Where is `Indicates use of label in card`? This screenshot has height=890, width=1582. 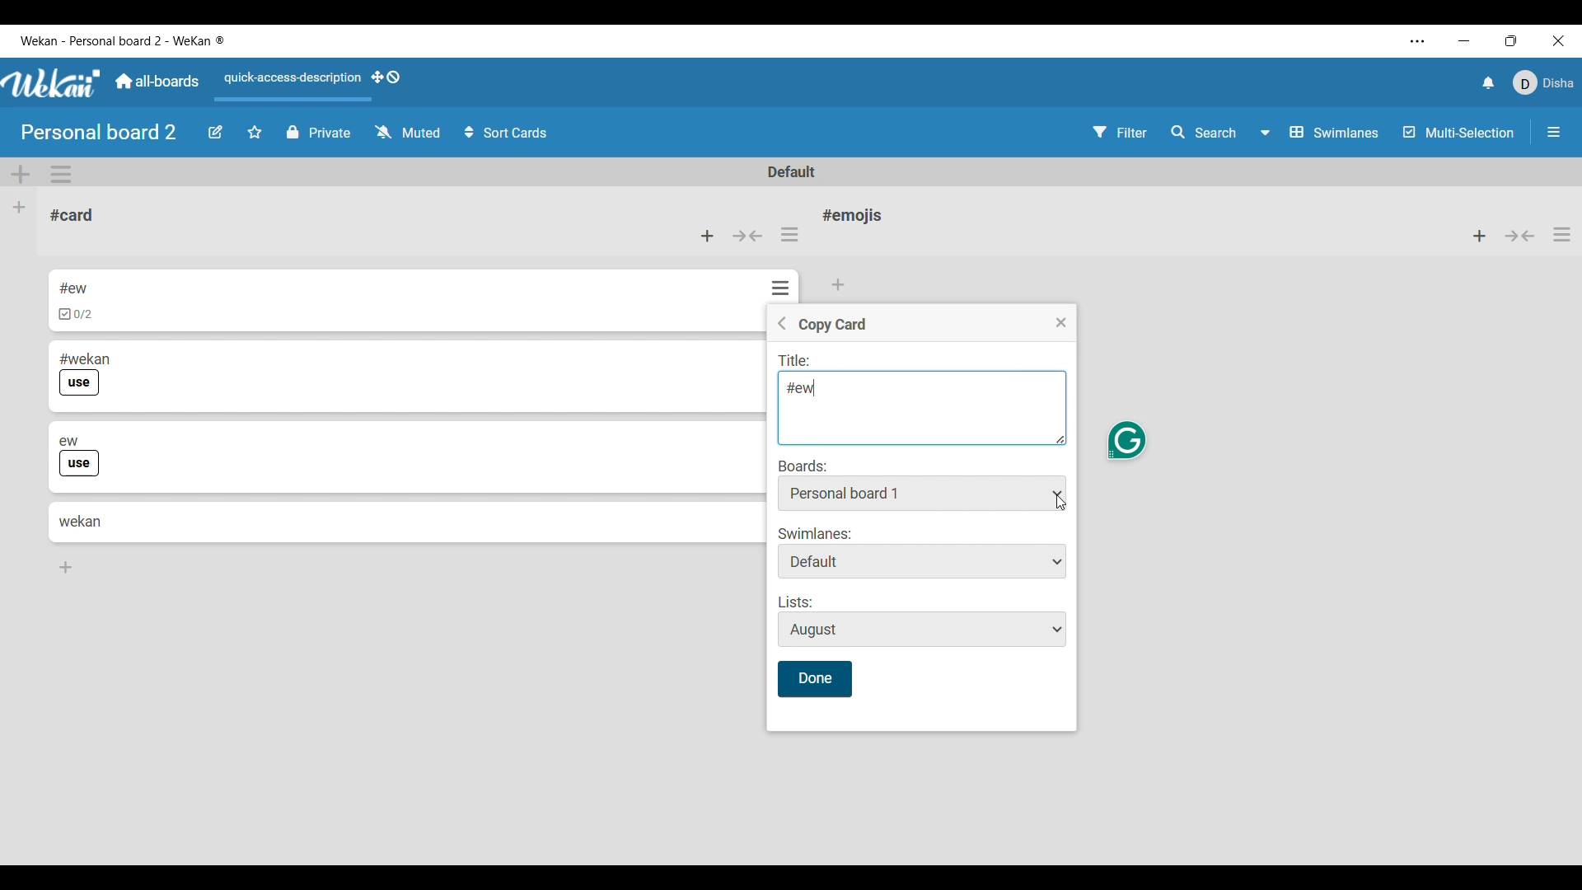
Indicates use of label in card is located at coordinates (80, 384).